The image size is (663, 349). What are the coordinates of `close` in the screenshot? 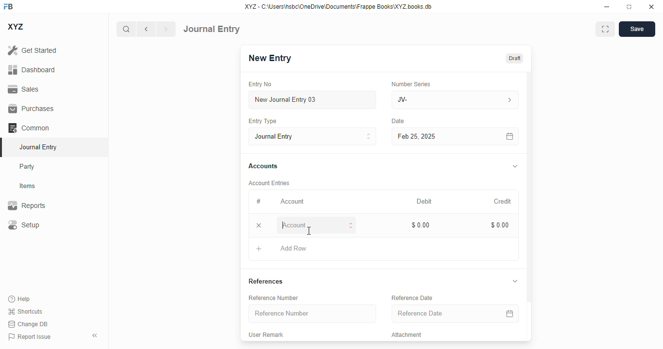 It's located at (651, 6).